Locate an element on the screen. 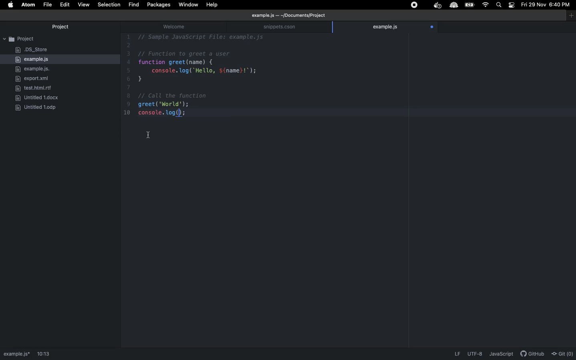 The image size is (576, 360). extension is located at coordinates (437, 6).